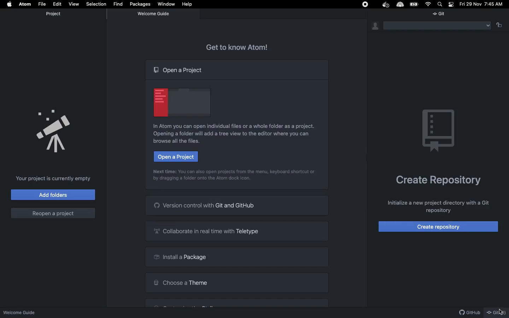  I want to click on Emblem, so click(441, 131).